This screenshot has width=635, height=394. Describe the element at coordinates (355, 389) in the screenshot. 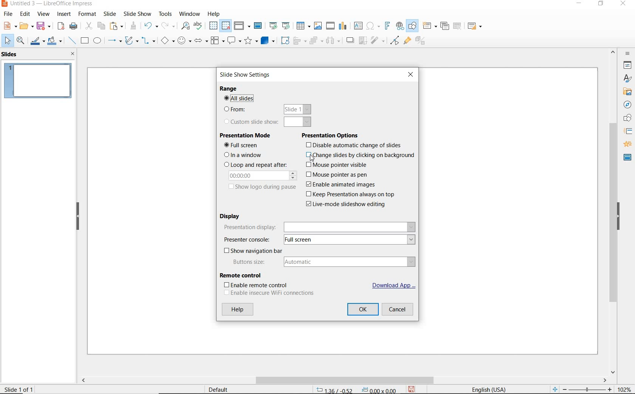

I see `POSITION AND SIZE` at that location.